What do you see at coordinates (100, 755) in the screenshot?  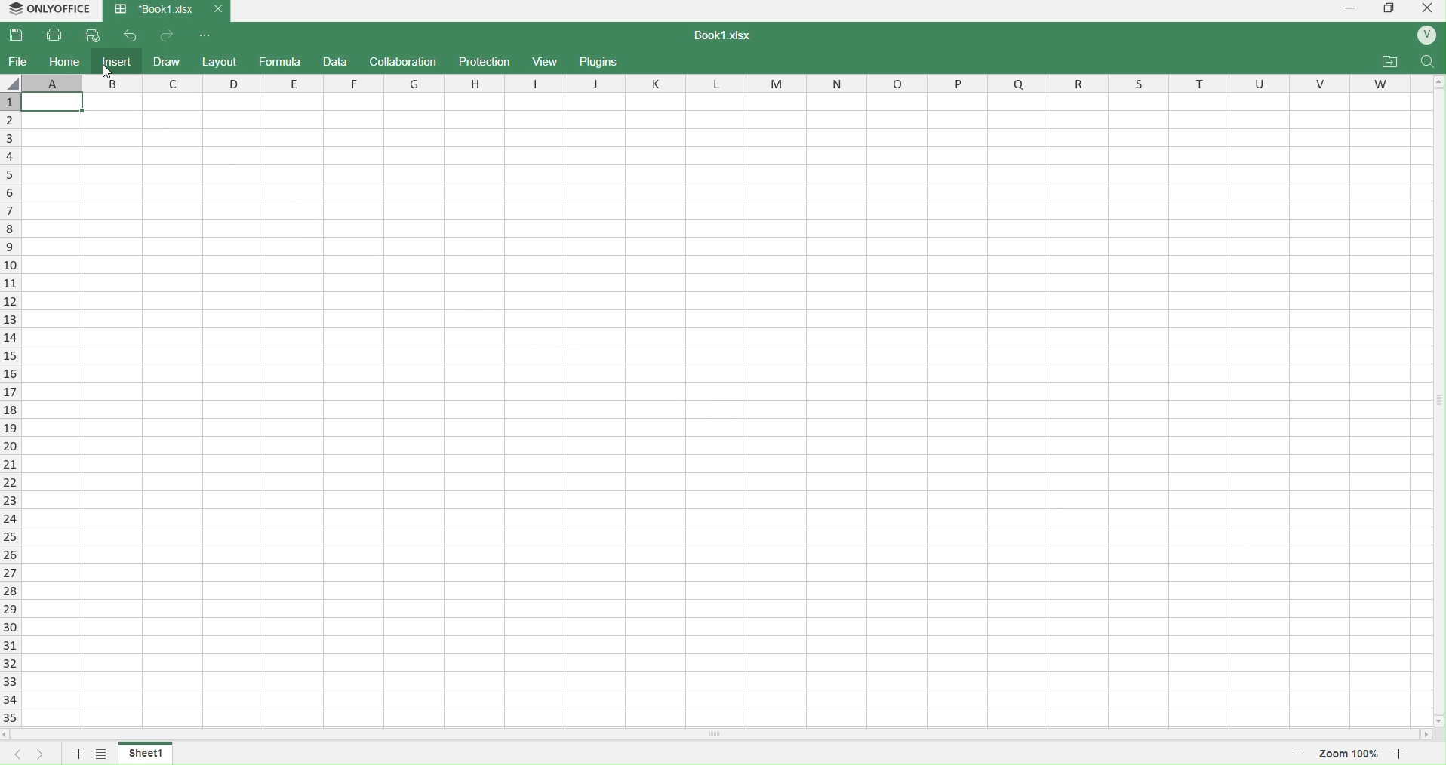 I see `options` at bounding box center [100, 755].